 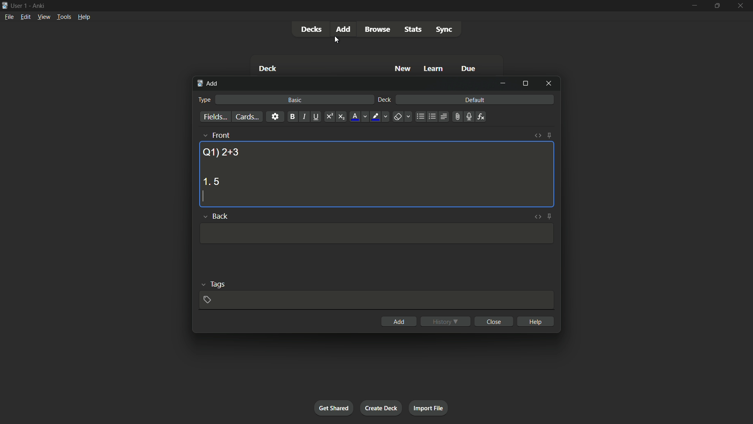 What do you see at coordinates (550, 216) in the screenshot?
I see `toggle sticky` at bounding box center [550, 216].